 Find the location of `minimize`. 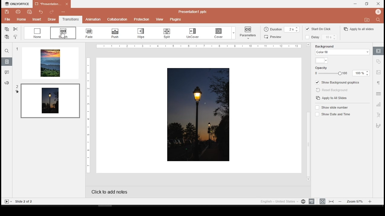

minimize is located at coordinates (356, 4).